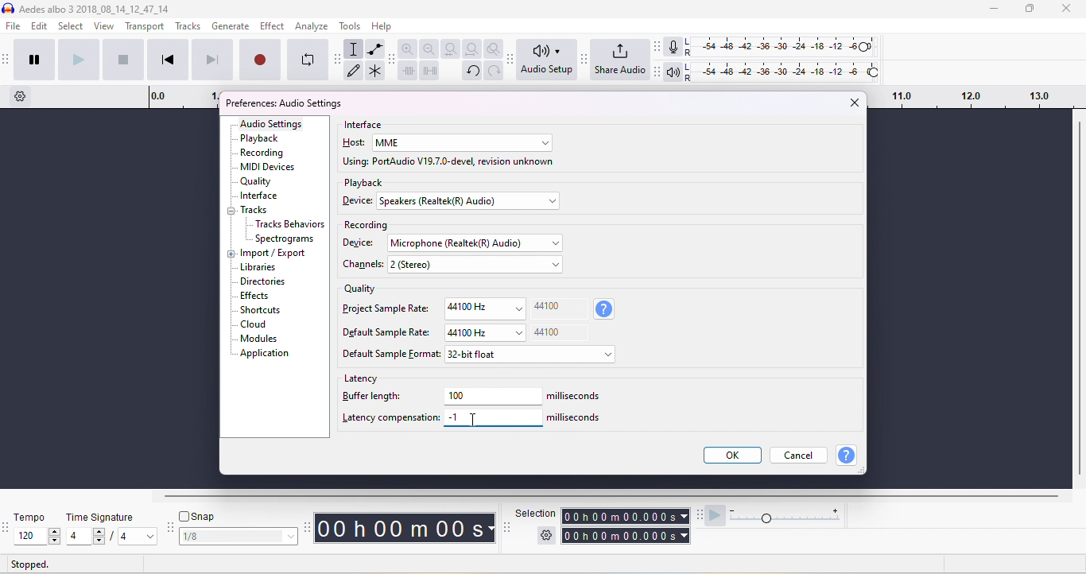 The height and width of the screenshot is (574, 1086). What do you see at coordinates (585, 60) in the screenshot?
I see `Audacity share audio toolbar` at bounding box center [585, 60].